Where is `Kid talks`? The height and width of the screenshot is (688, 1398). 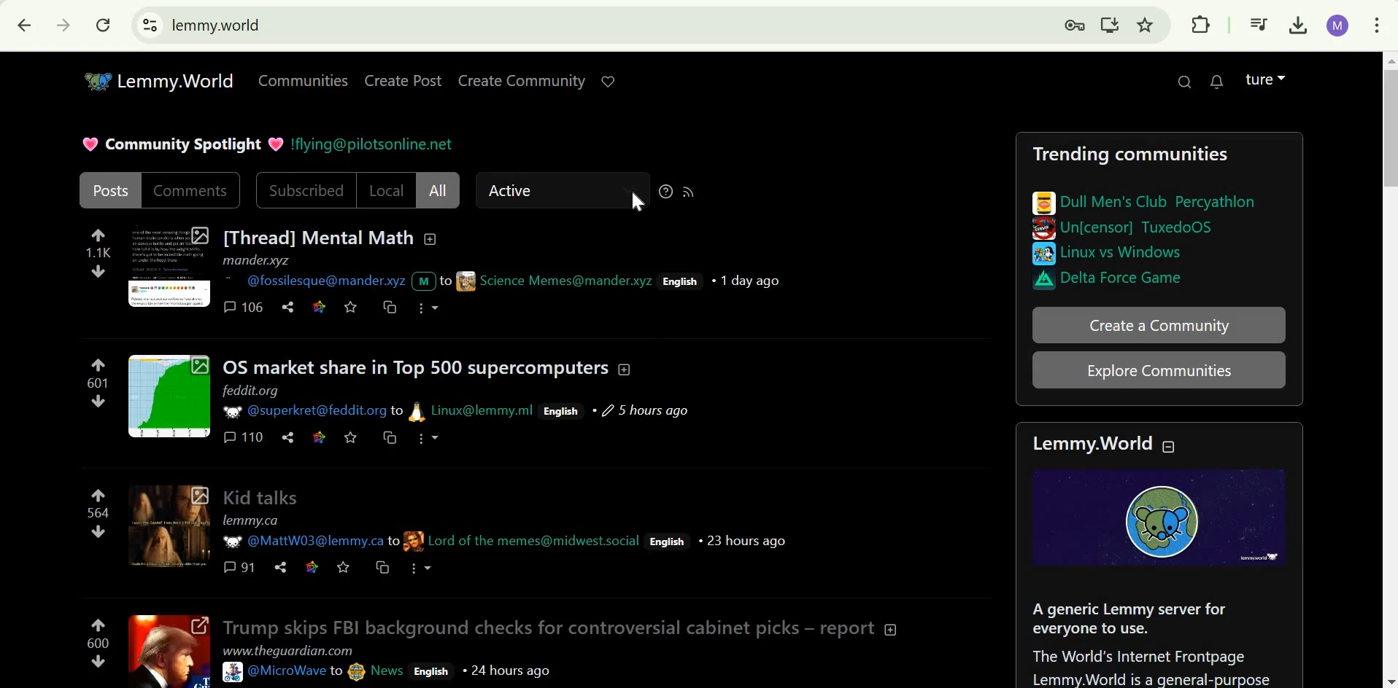 Kid talks is located at coordinates (261, 496).